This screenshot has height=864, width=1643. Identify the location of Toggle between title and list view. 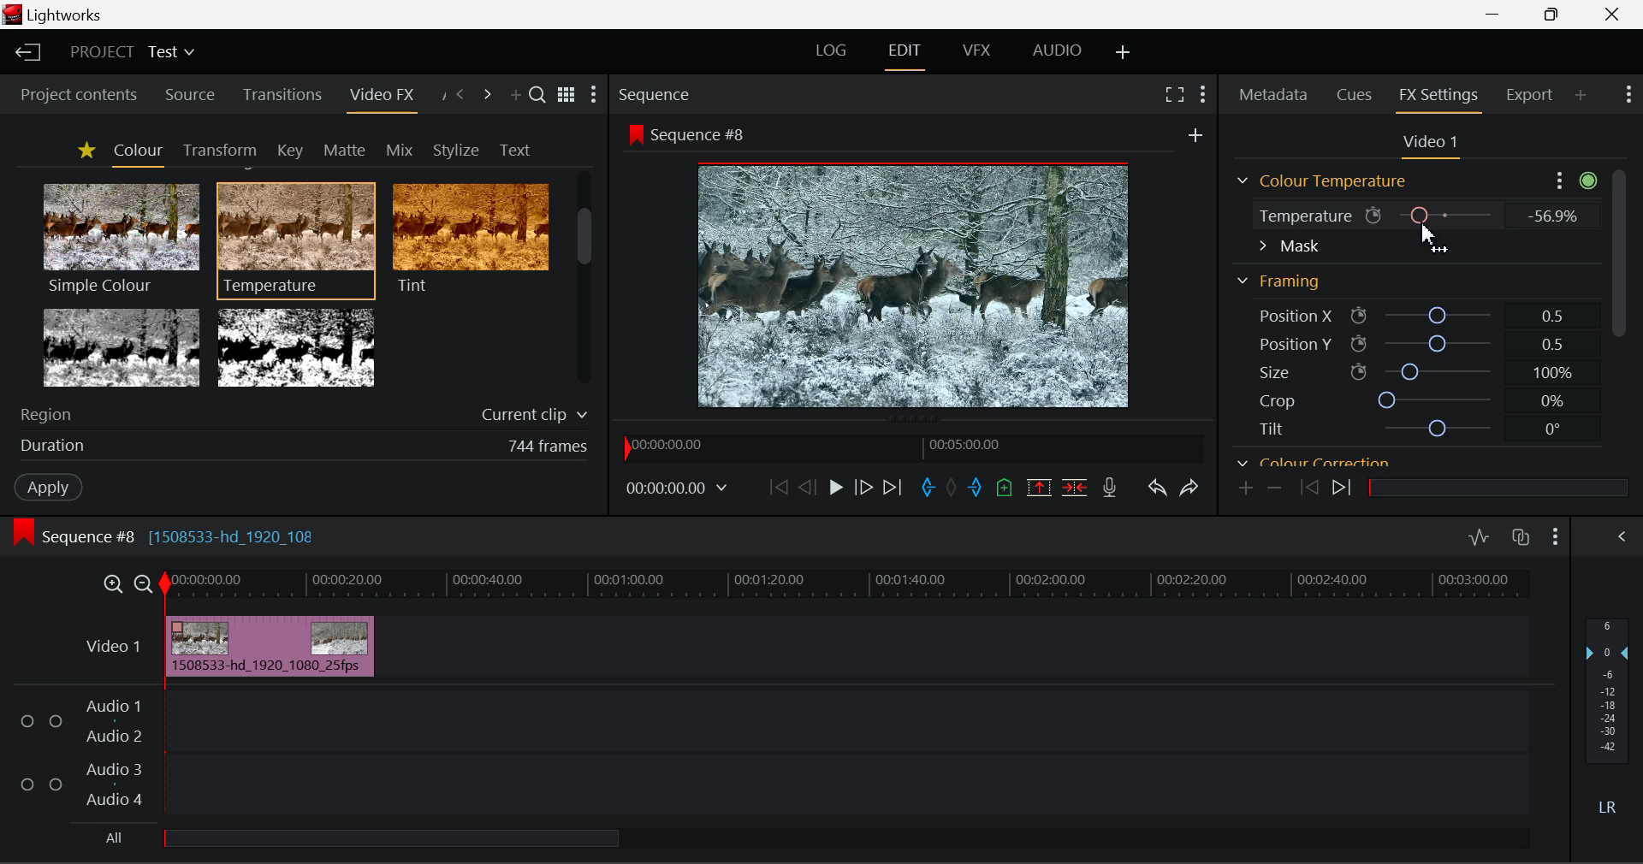
(568, 96).